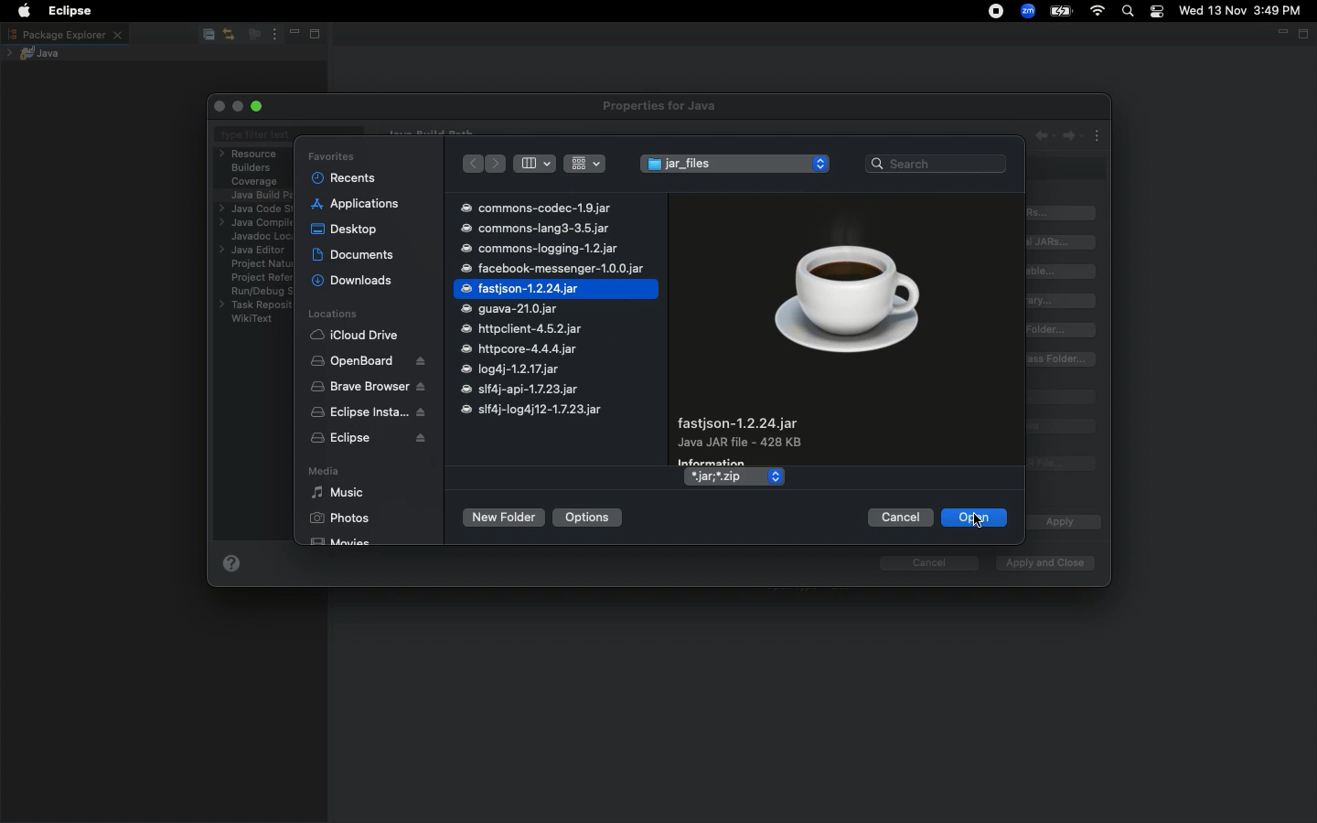  I want to click on Eclipse installer, so click(364, 413).